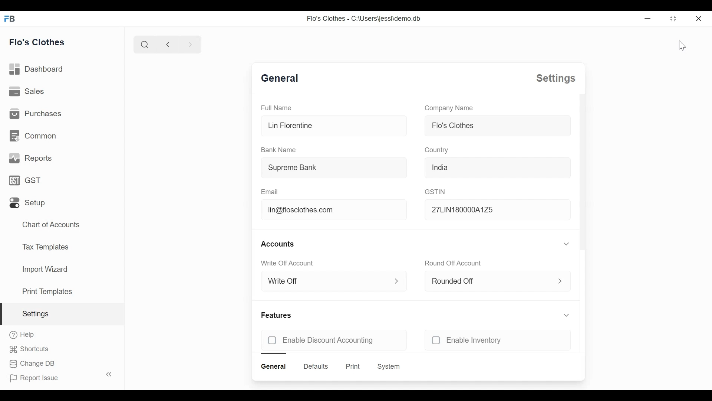 The height and width of the screenshot is (401, 712). What do you see at coordinates (52, 225) in the screenshot?
I see `chart of accounts` at bounding box center [52, 225].